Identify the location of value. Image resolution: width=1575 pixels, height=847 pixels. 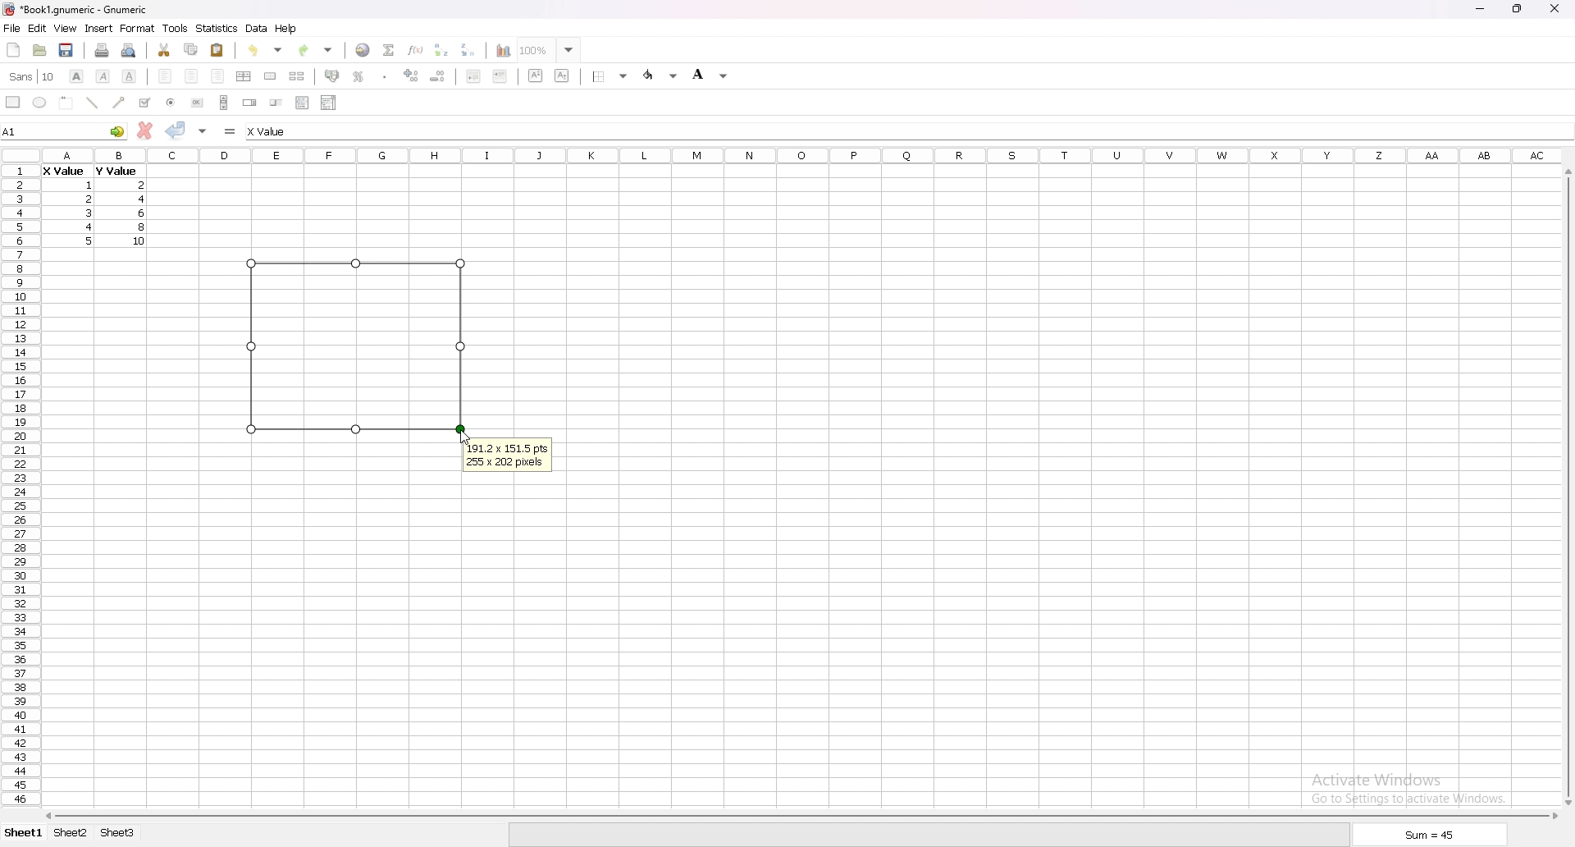
(115, 171).